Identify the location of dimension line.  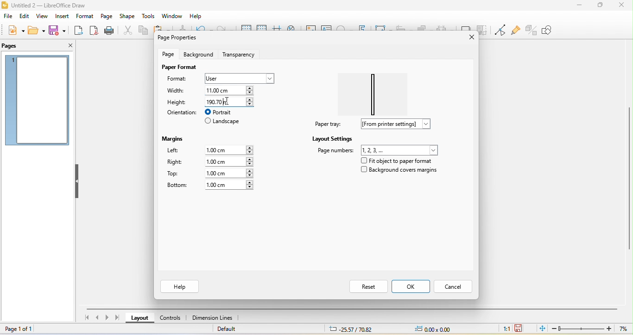
(213, 318).